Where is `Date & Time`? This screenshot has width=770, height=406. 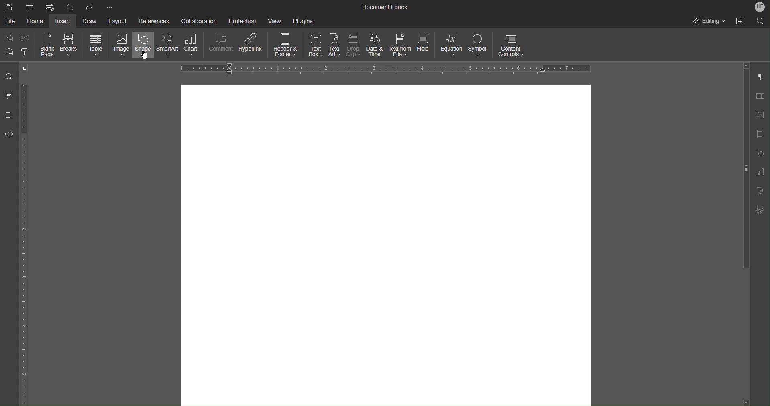
Date & Time is located at coordinates (376, 46).